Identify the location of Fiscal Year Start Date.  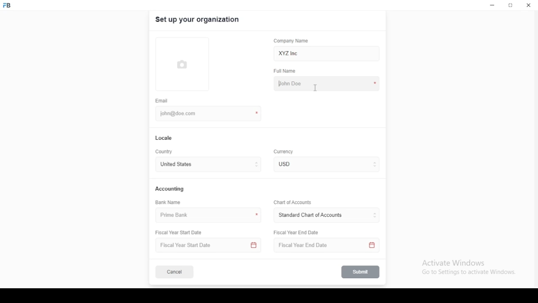
(182, 233).